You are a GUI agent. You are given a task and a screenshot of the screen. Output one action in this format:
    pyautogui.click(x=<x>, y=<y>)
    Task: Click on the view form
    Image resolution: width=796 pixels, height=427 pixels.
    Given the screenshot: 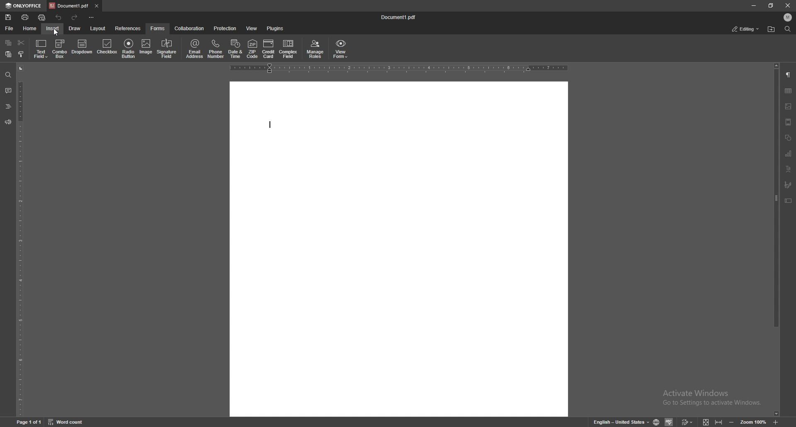 What is the action you would take?
    pyautogui.click(x=341, y=49)
    